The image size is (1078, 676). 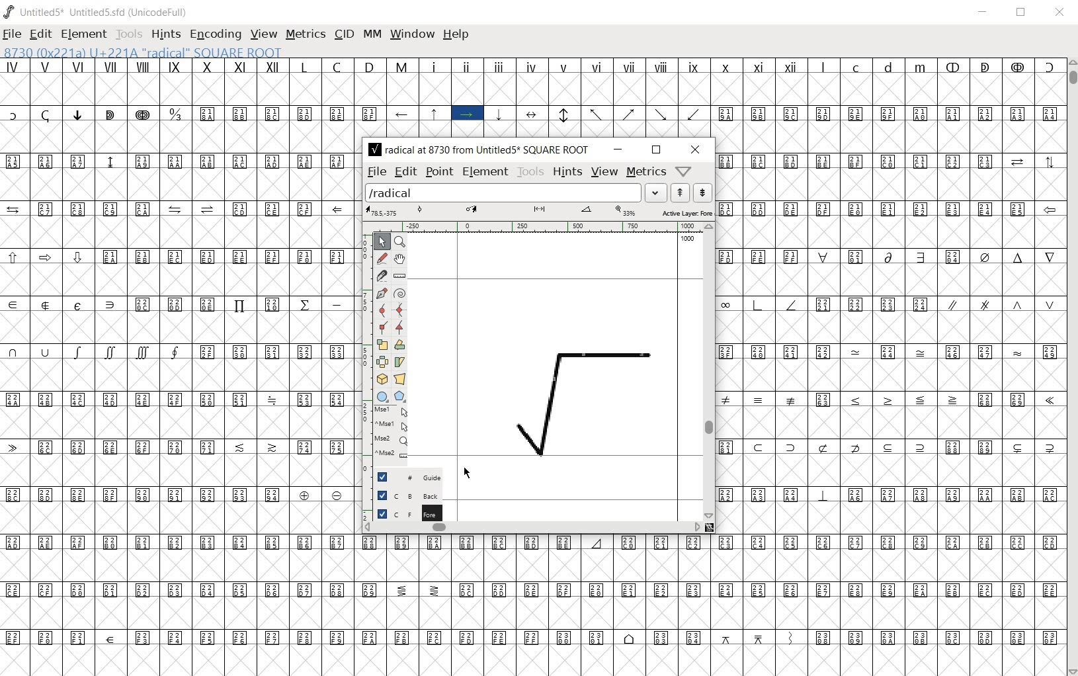 I want to click on close, so click(x=696, y=149).